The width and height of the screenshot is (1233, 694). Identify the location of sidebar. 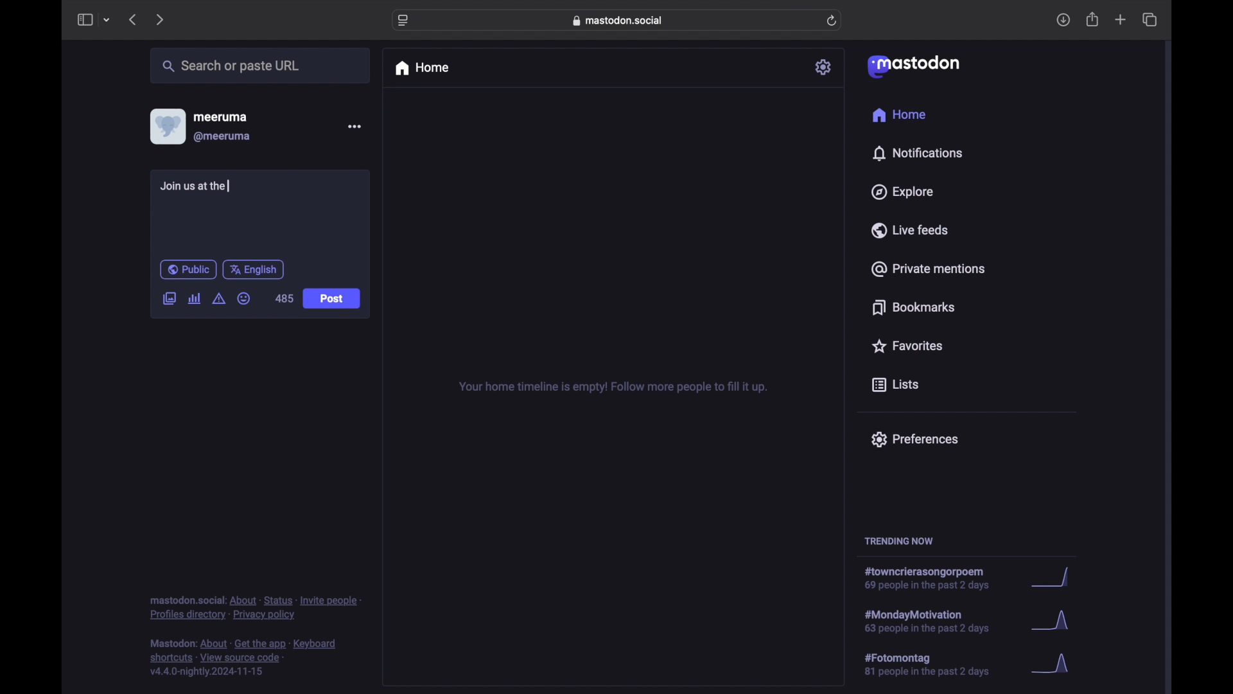
(84, 19).